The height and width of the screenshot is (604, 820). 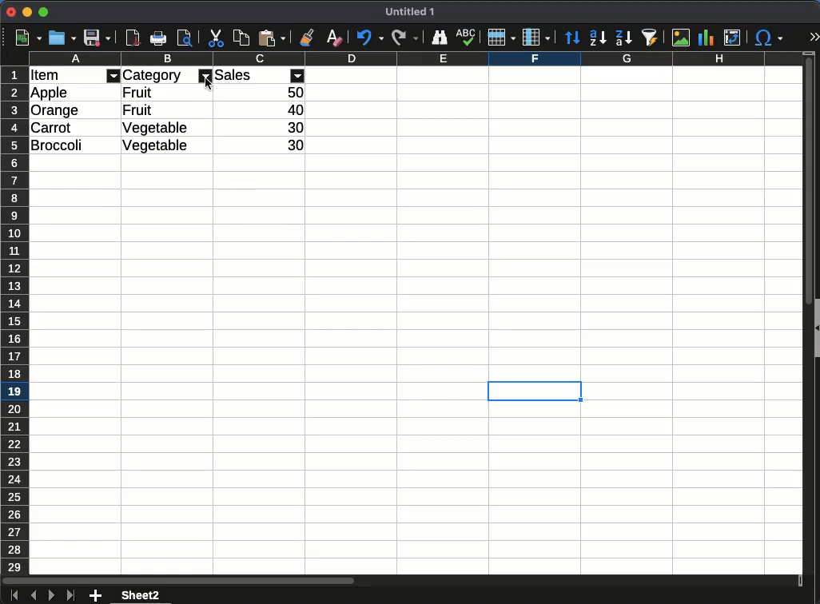 I want to click on last sheet, so click(x=70, y=596).